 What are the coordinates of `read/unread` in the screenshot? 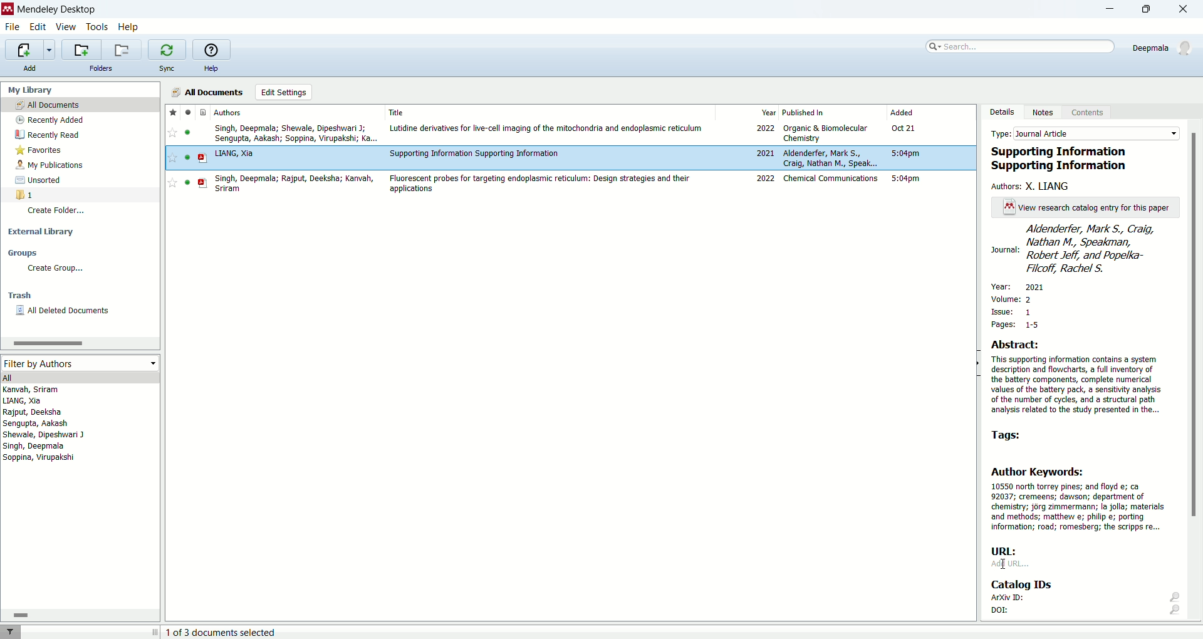 It's located at (189, 112).